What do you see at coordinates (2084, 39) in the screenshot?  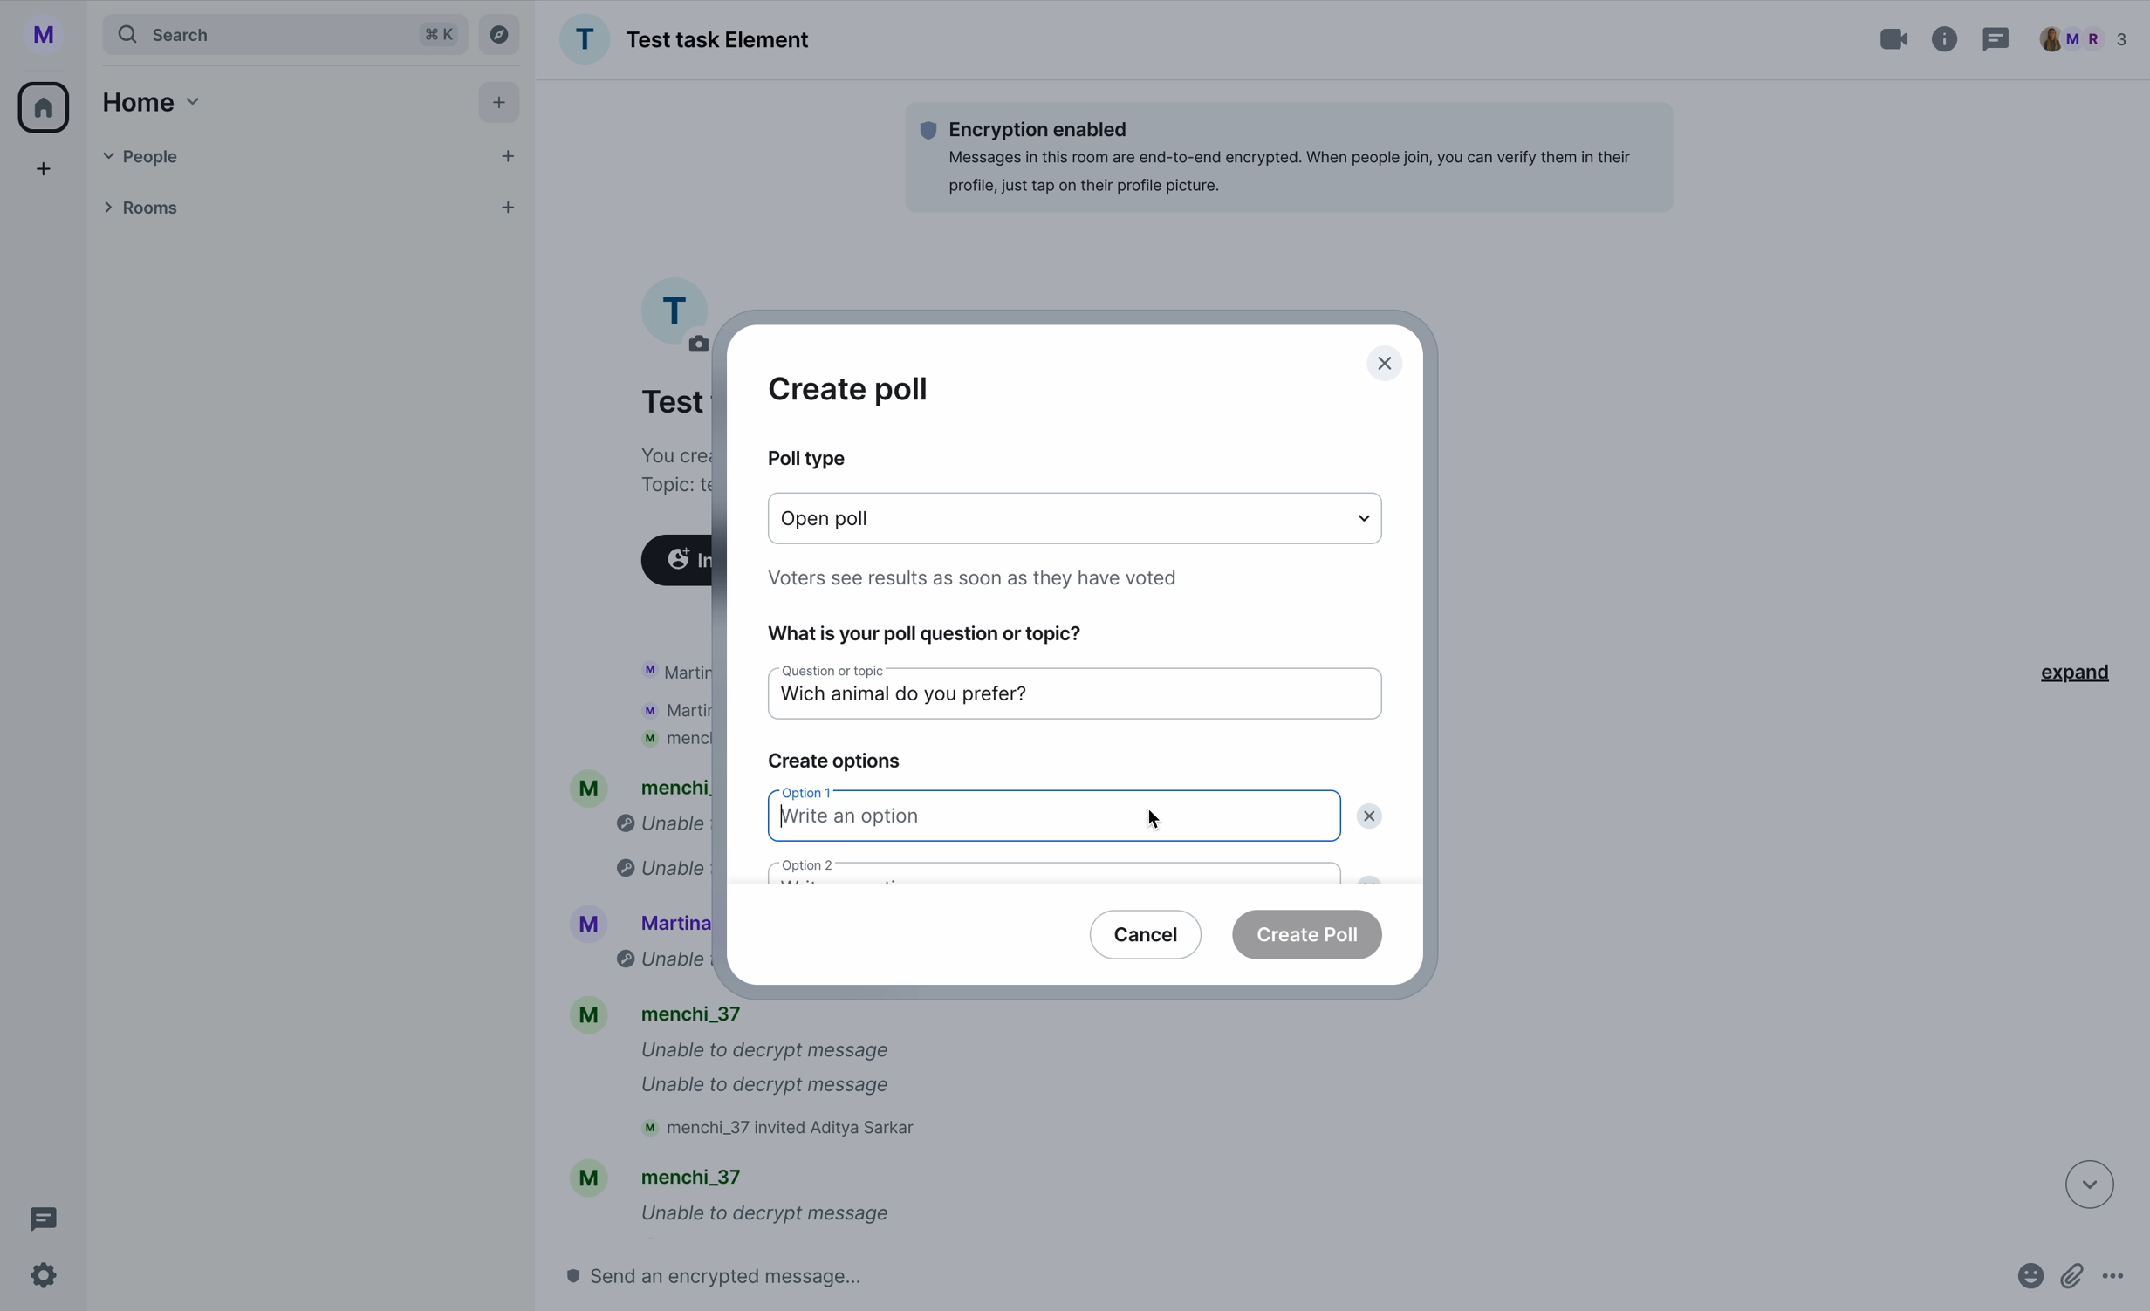 I see `people` at bounding box center [2084, 39].